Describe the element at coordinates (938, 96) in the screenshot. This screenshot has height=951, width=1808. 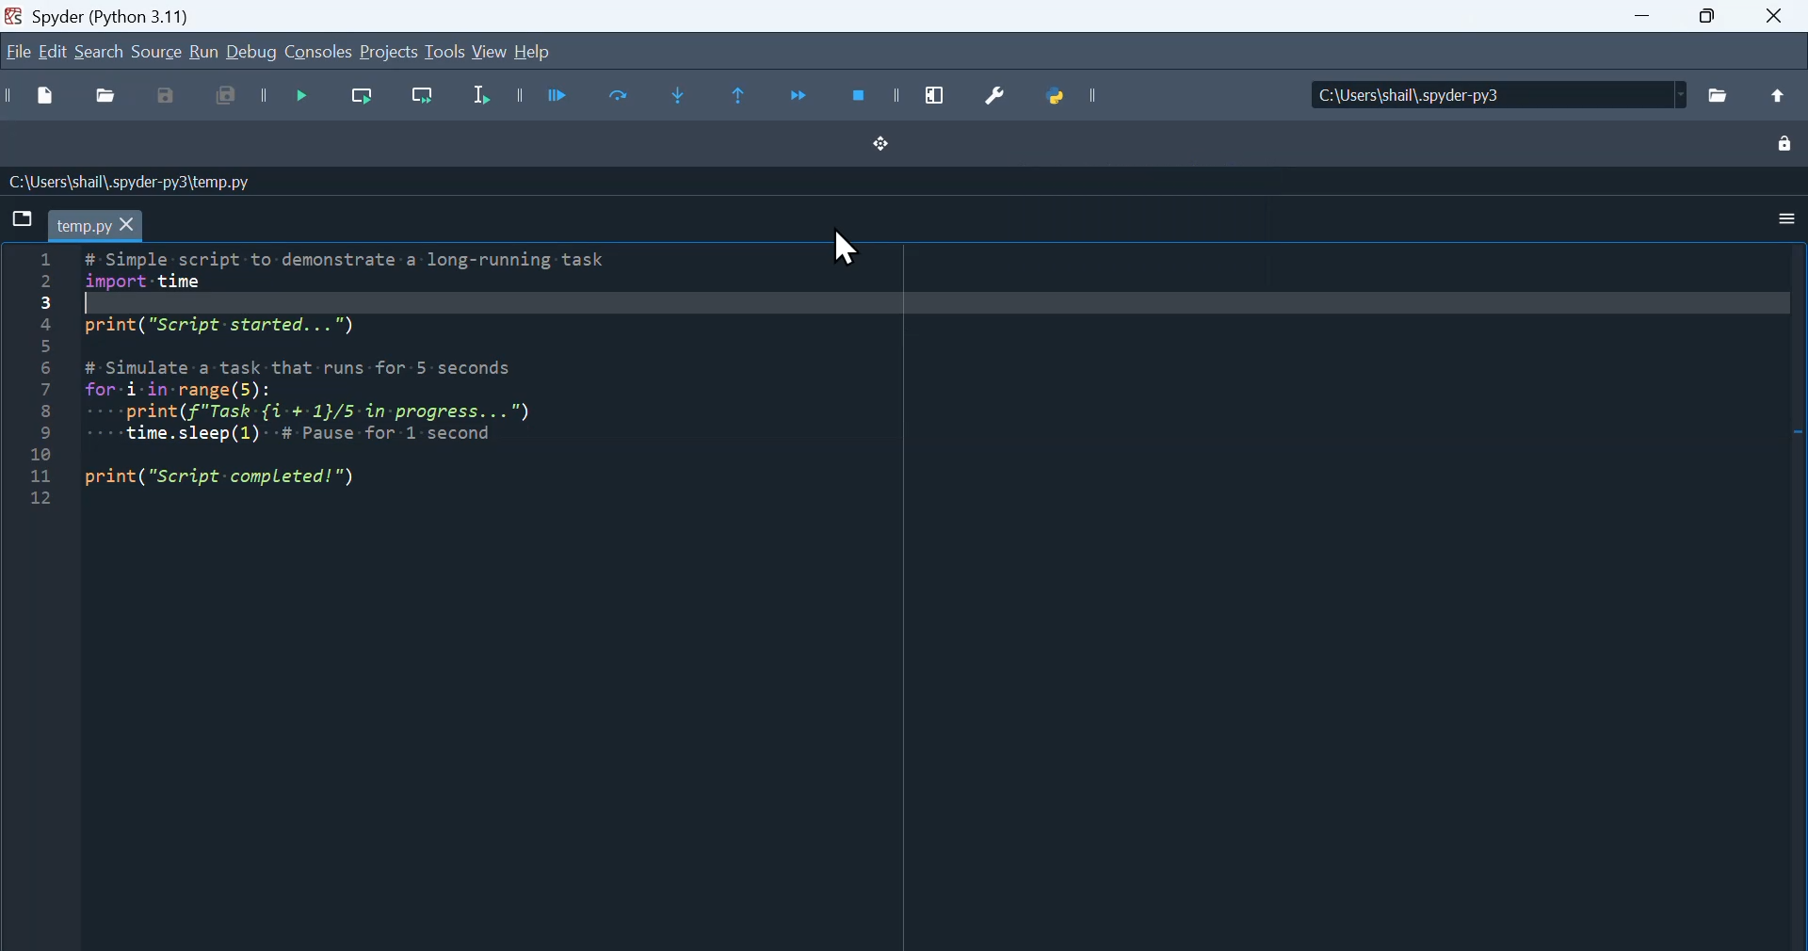
I see `maximise current window` at that location.